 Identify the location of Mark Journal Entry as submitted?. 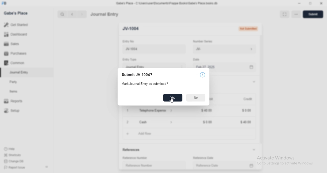
(145, 84).